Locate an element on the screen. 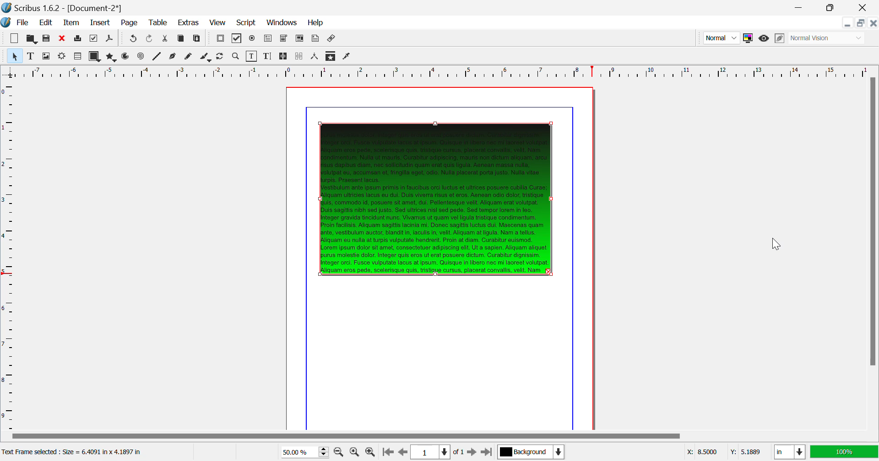  Redo is located at coordinates (132, 39).